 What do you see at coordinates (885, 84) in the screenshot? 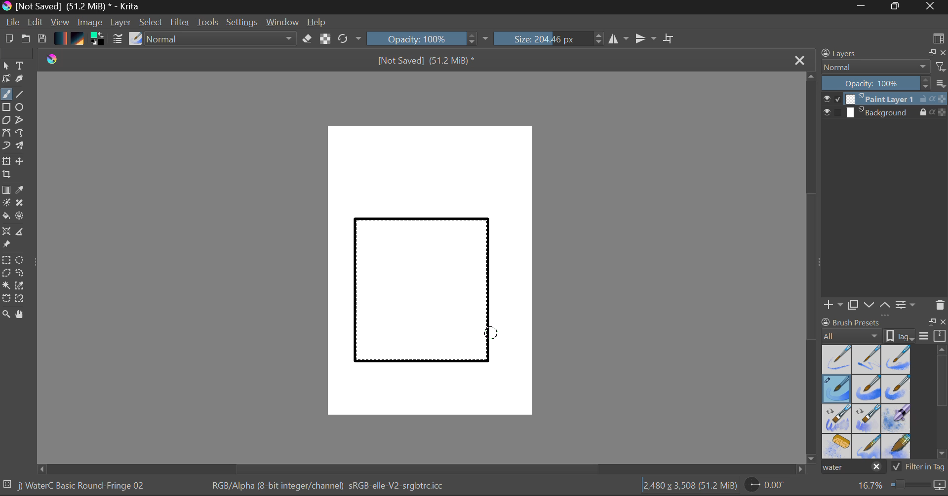
I see `Layer Opacity` at bounding box center [885, 84].